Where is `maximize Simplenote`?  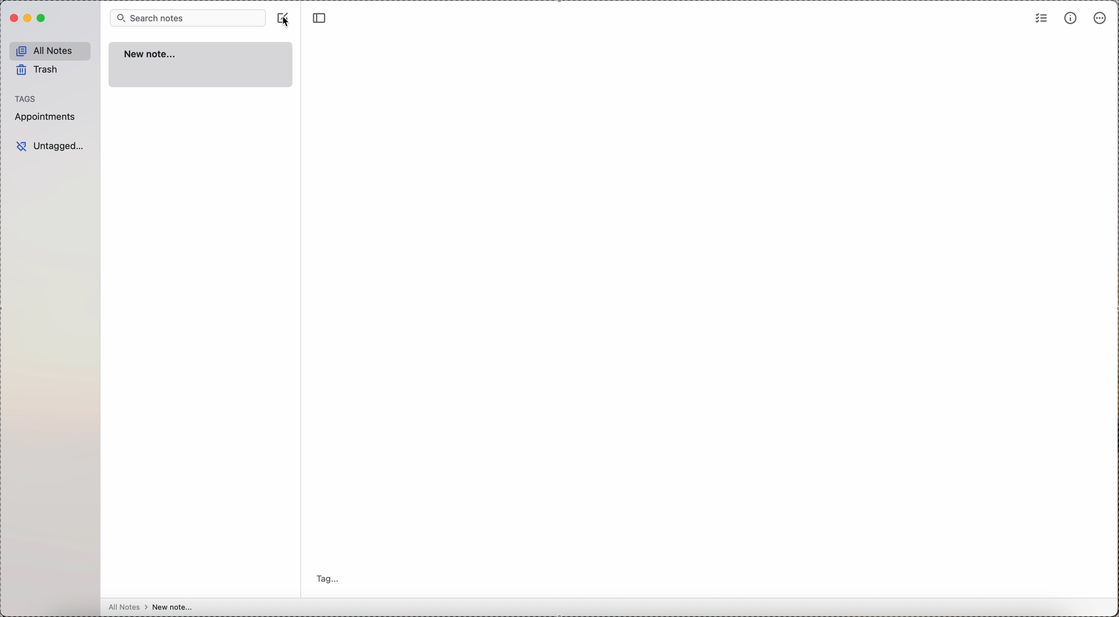
maximize Simplenote is located at coordinates (43, 18).